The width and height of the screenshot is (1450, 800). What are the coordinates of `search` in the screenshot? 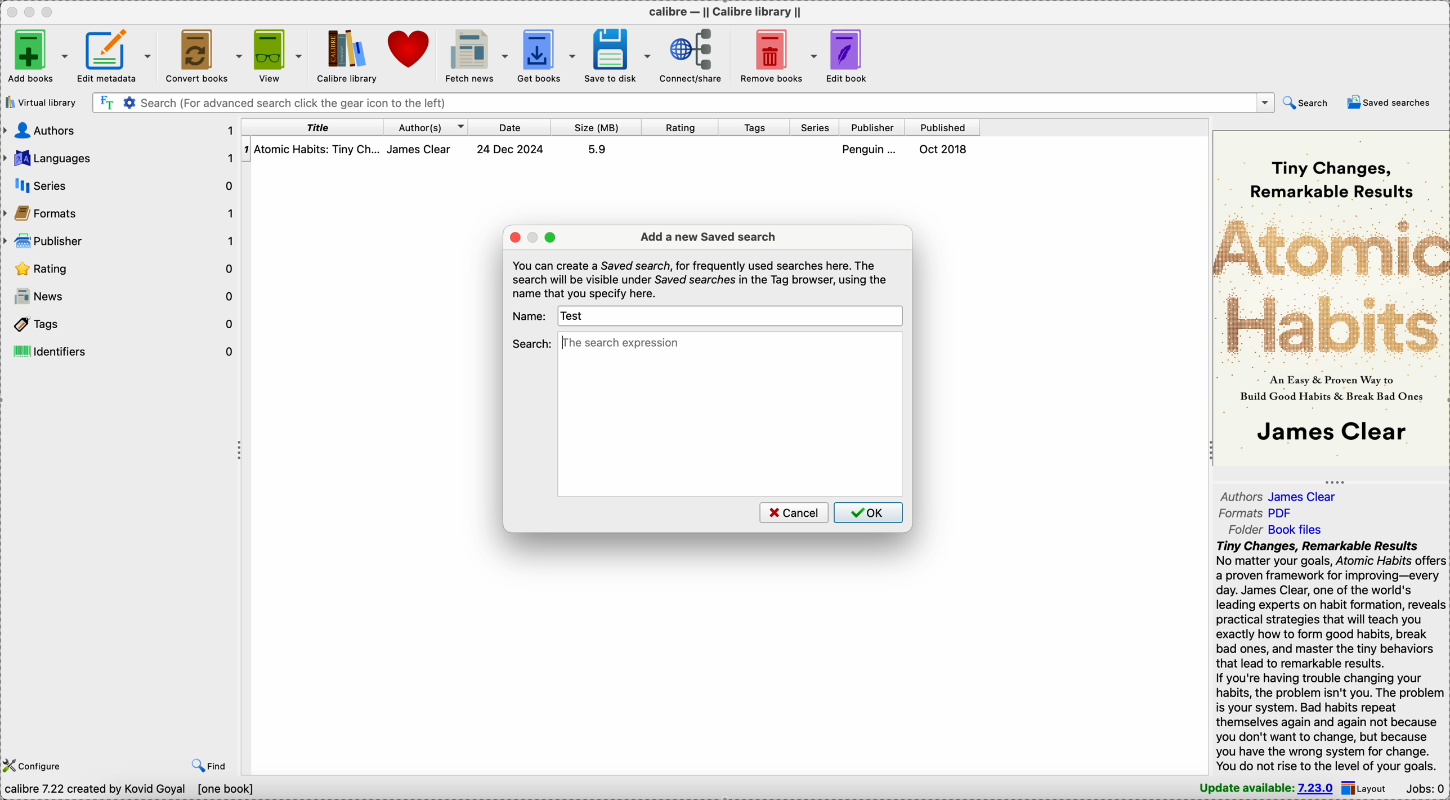 It's located at (1305, 102).